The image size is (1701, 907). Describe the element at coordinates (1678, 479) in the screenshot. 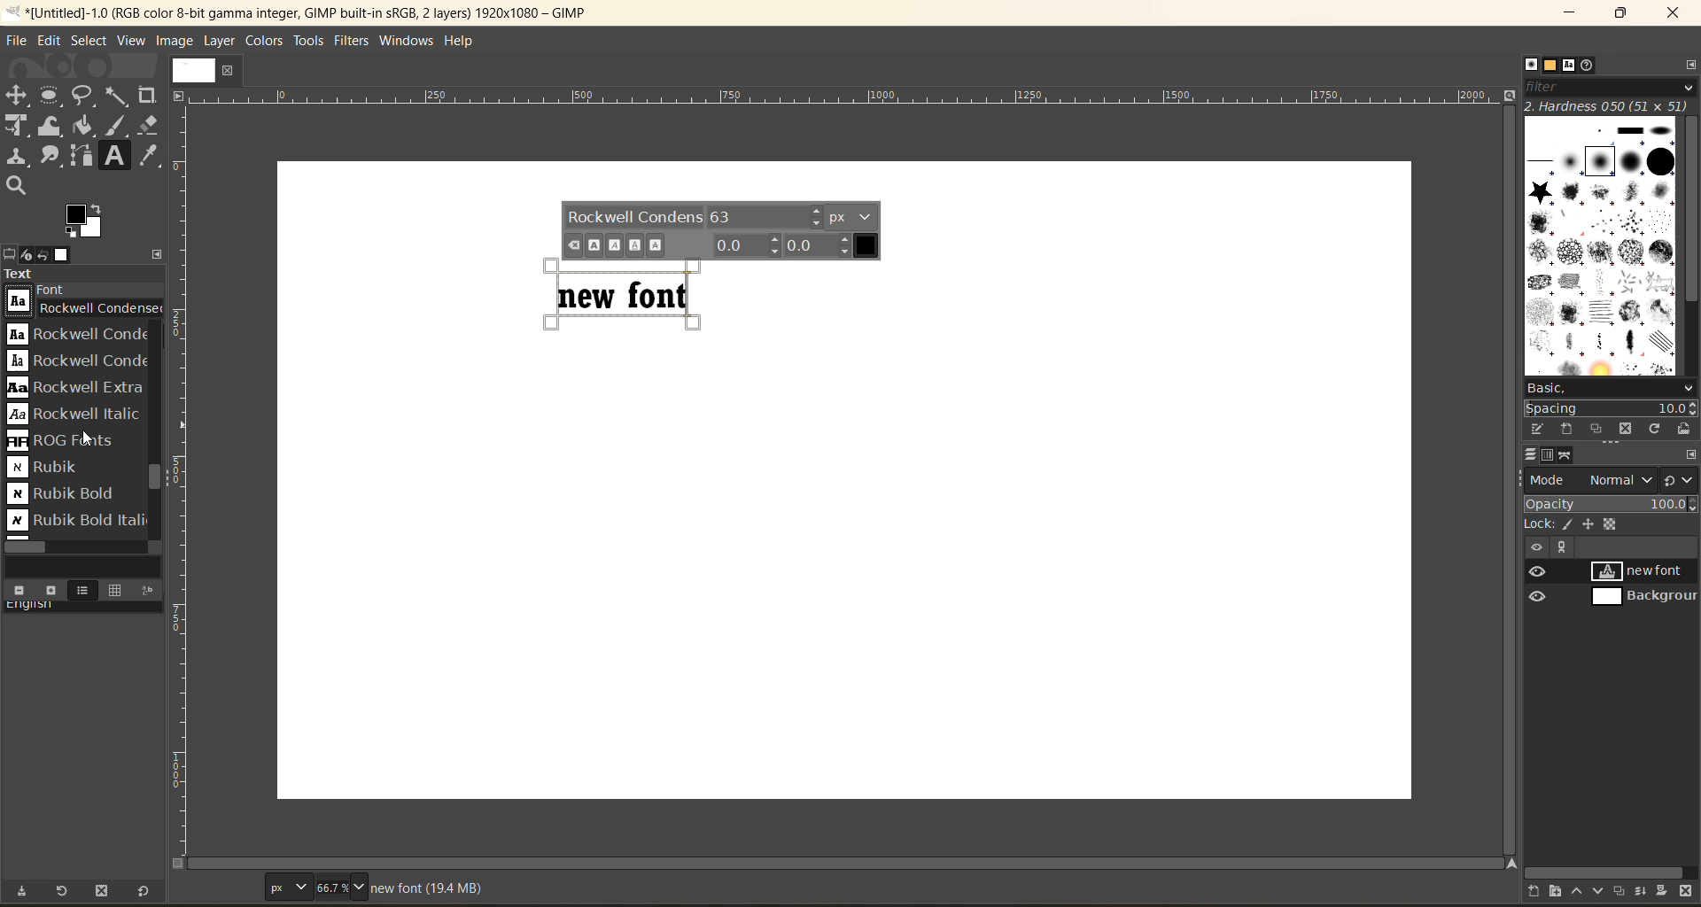

I see `switch` at that location.